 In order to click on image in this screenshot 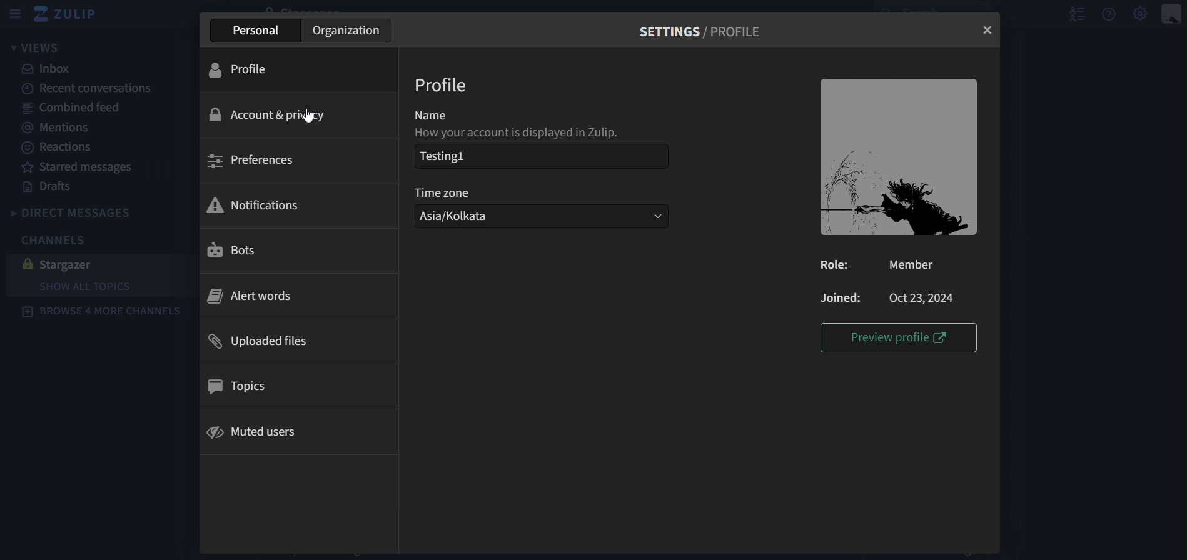, I will do `click(899, 157)`.